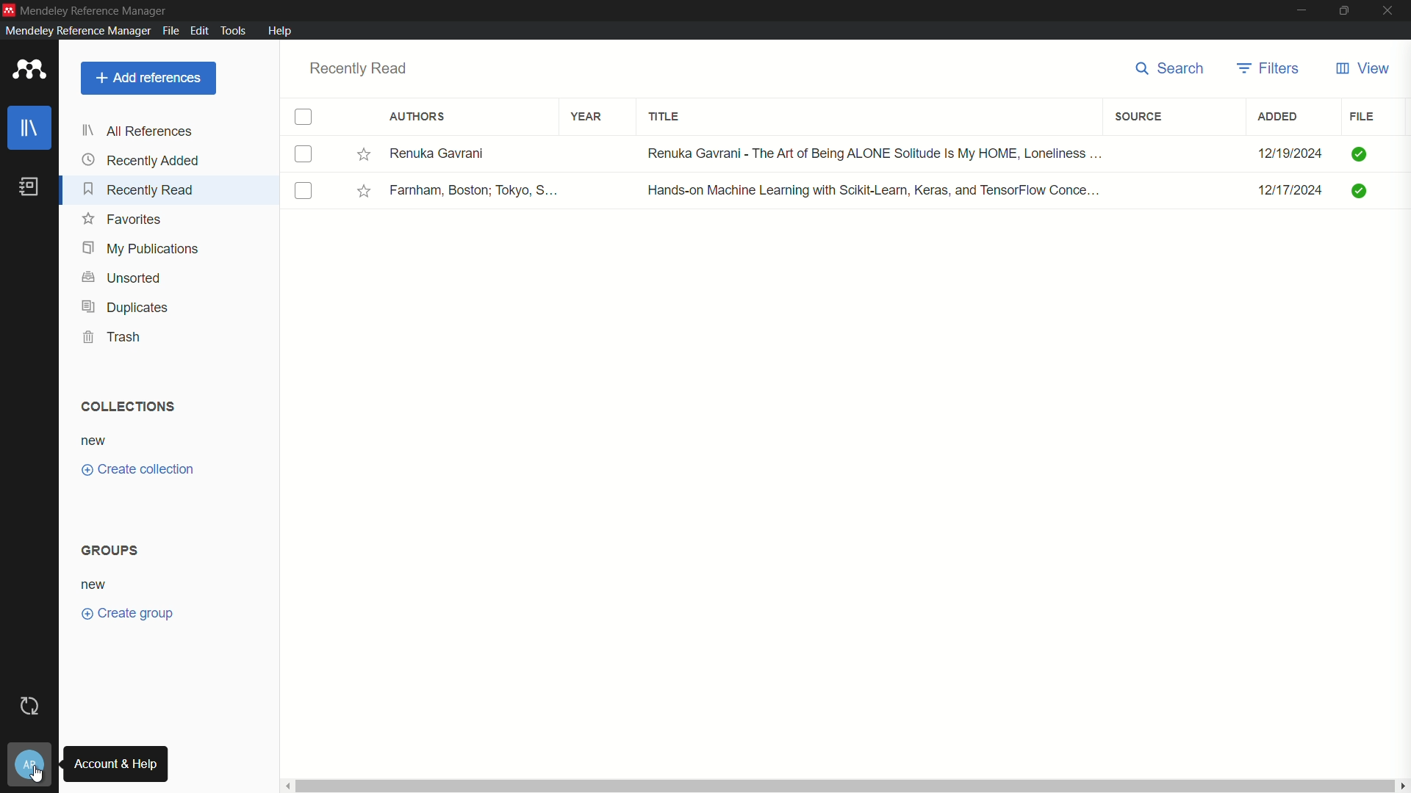  I want to click on account and help, so click(31, 764).